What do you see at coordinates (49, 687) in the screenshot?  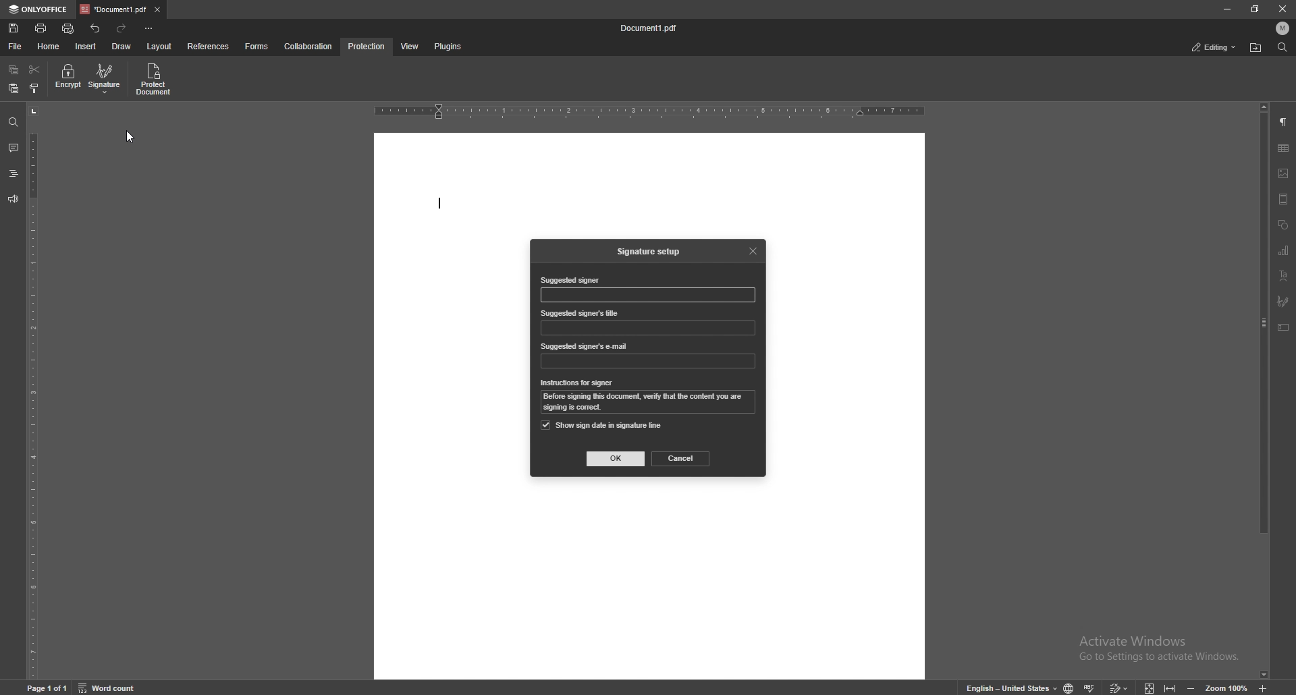 I see `page` at bounding box center [49, 687].